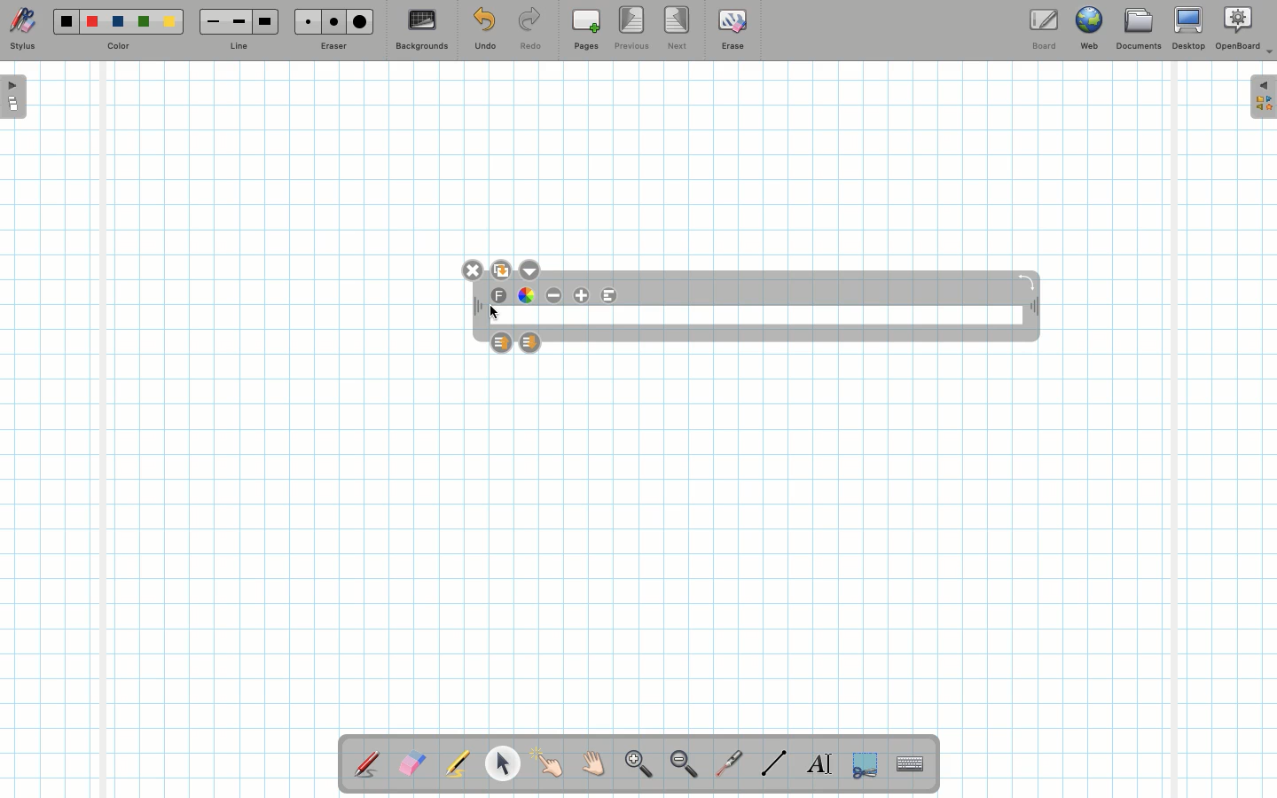  I want to click on Board, so click(1043, 29).